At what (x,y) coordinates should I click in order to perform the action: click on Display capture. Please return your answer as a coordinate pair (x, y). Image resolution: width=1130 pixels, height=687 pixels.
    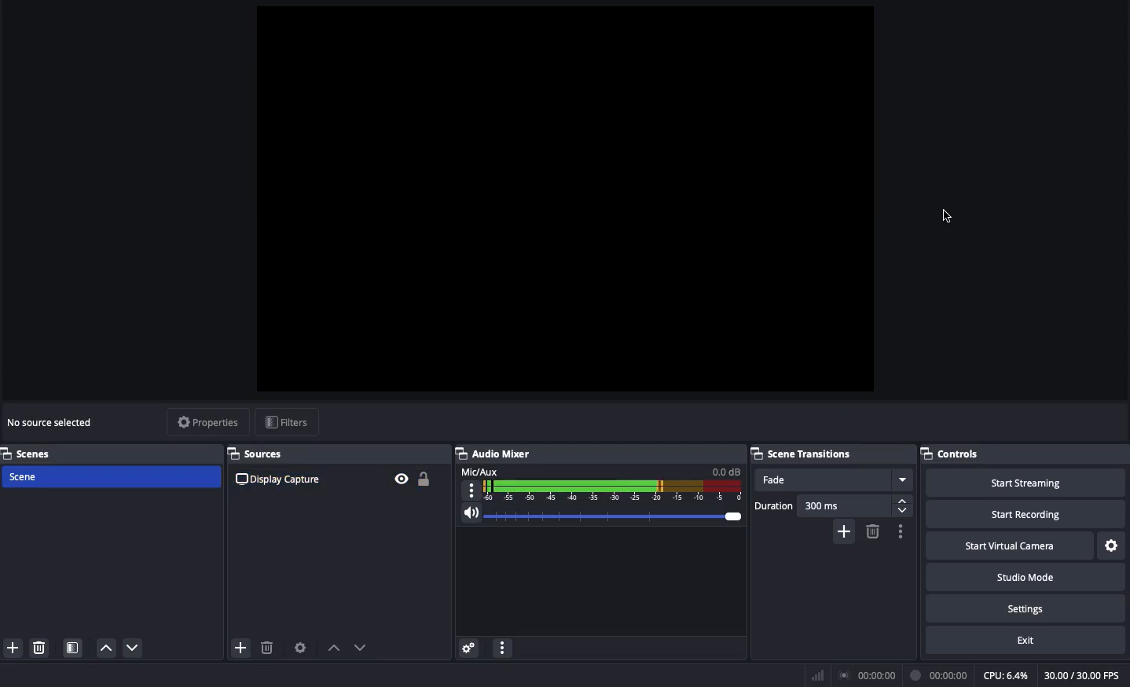
    Looking at the image, I should click on (281, 479).